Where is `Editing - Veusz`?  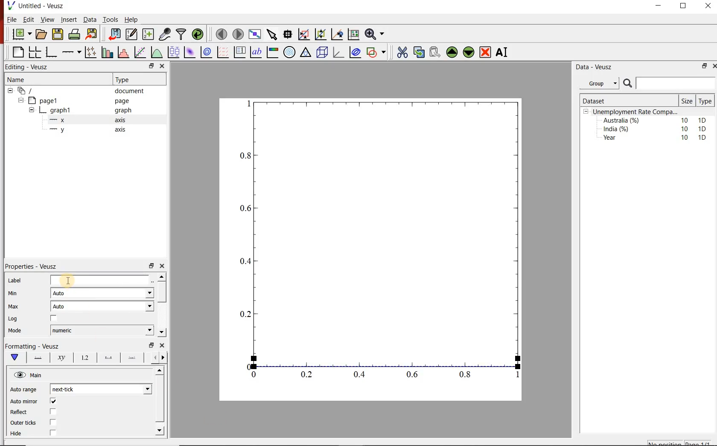 Editing - Veusz is located at coordinates (28, 66).